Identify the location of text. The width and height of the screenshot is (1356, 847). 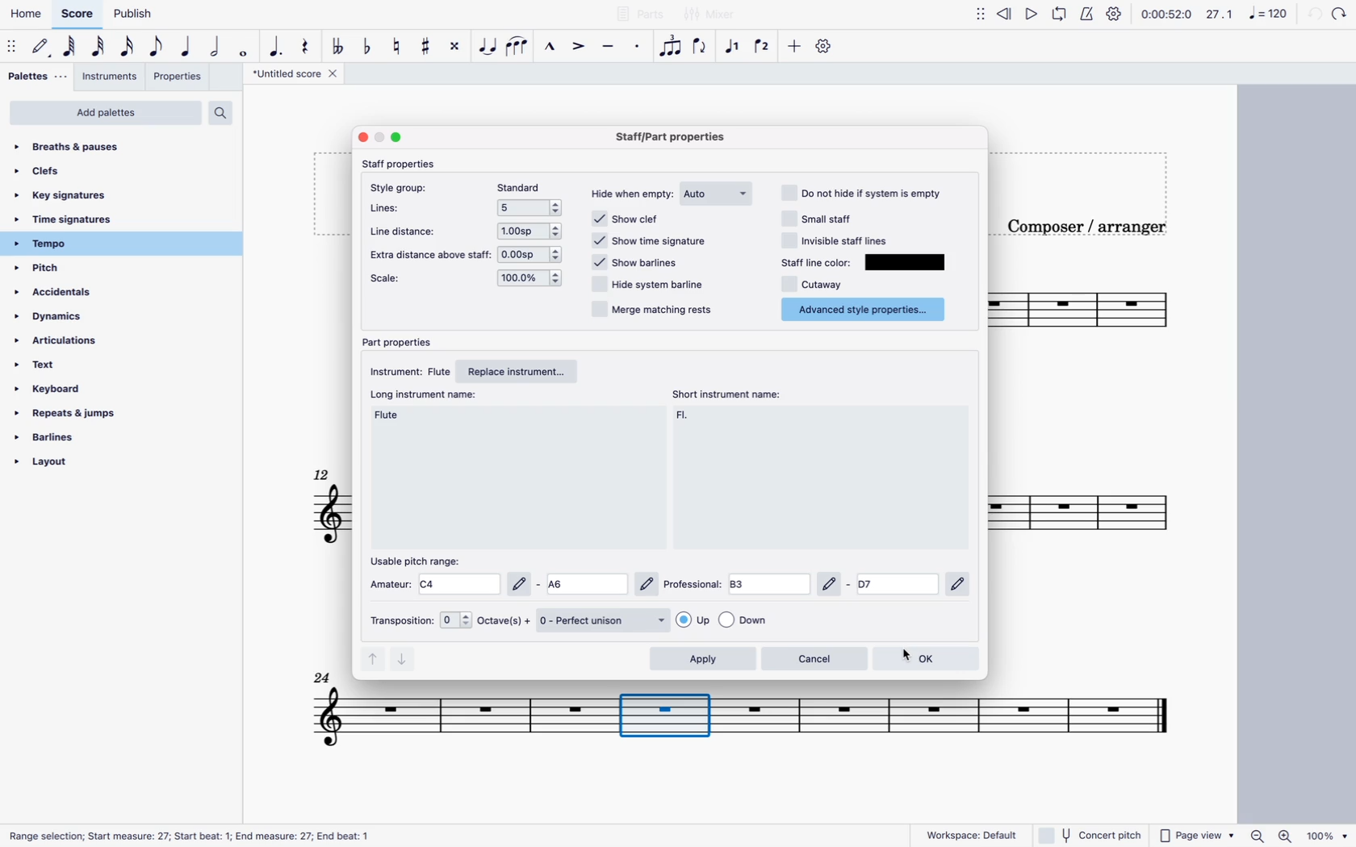
(67, 365).